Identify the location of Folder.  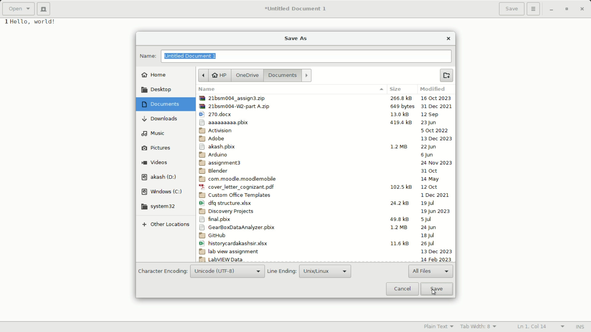
(325, 139).